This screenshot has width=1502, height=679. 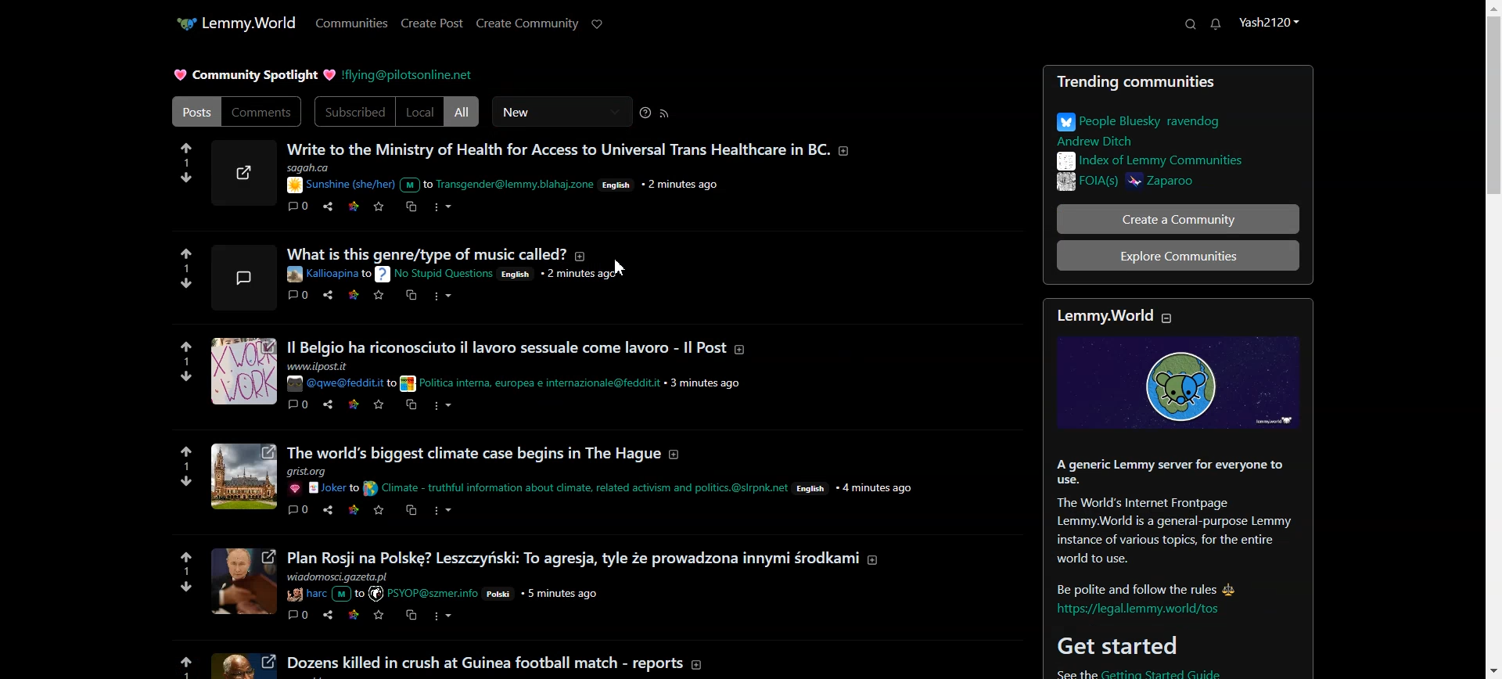 What do you see at coordinates (243, 172) in the screenshot?
I see `Profile Picture` at bounding box center [243, 172].